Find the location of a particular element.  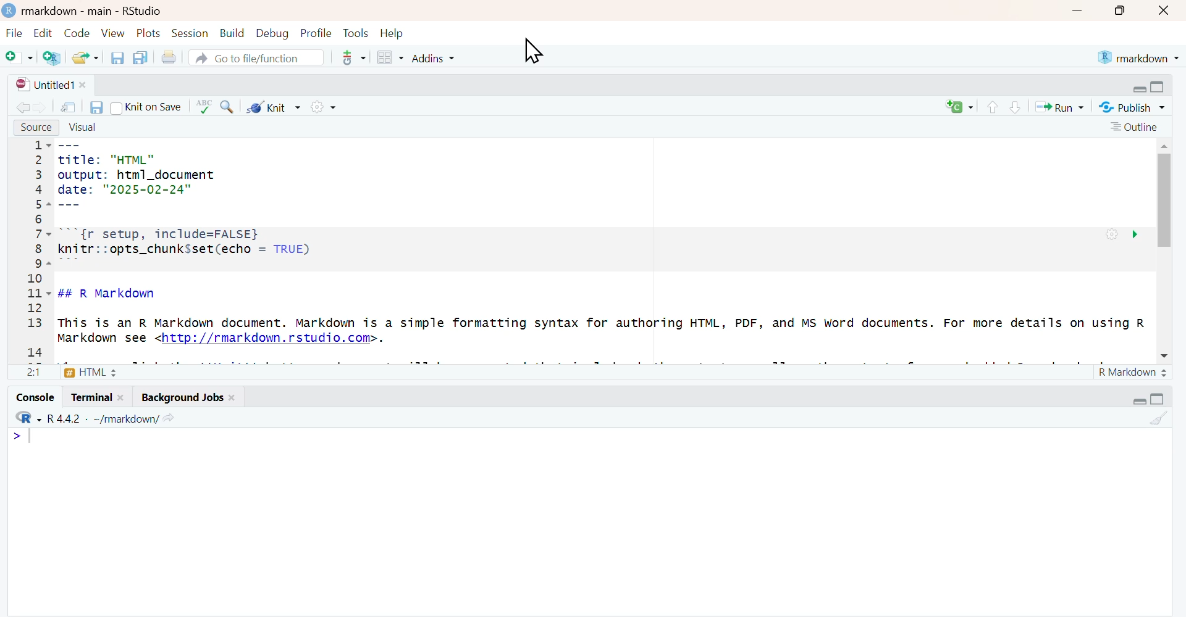

Knit on Save is located at coordinates (146, 107).